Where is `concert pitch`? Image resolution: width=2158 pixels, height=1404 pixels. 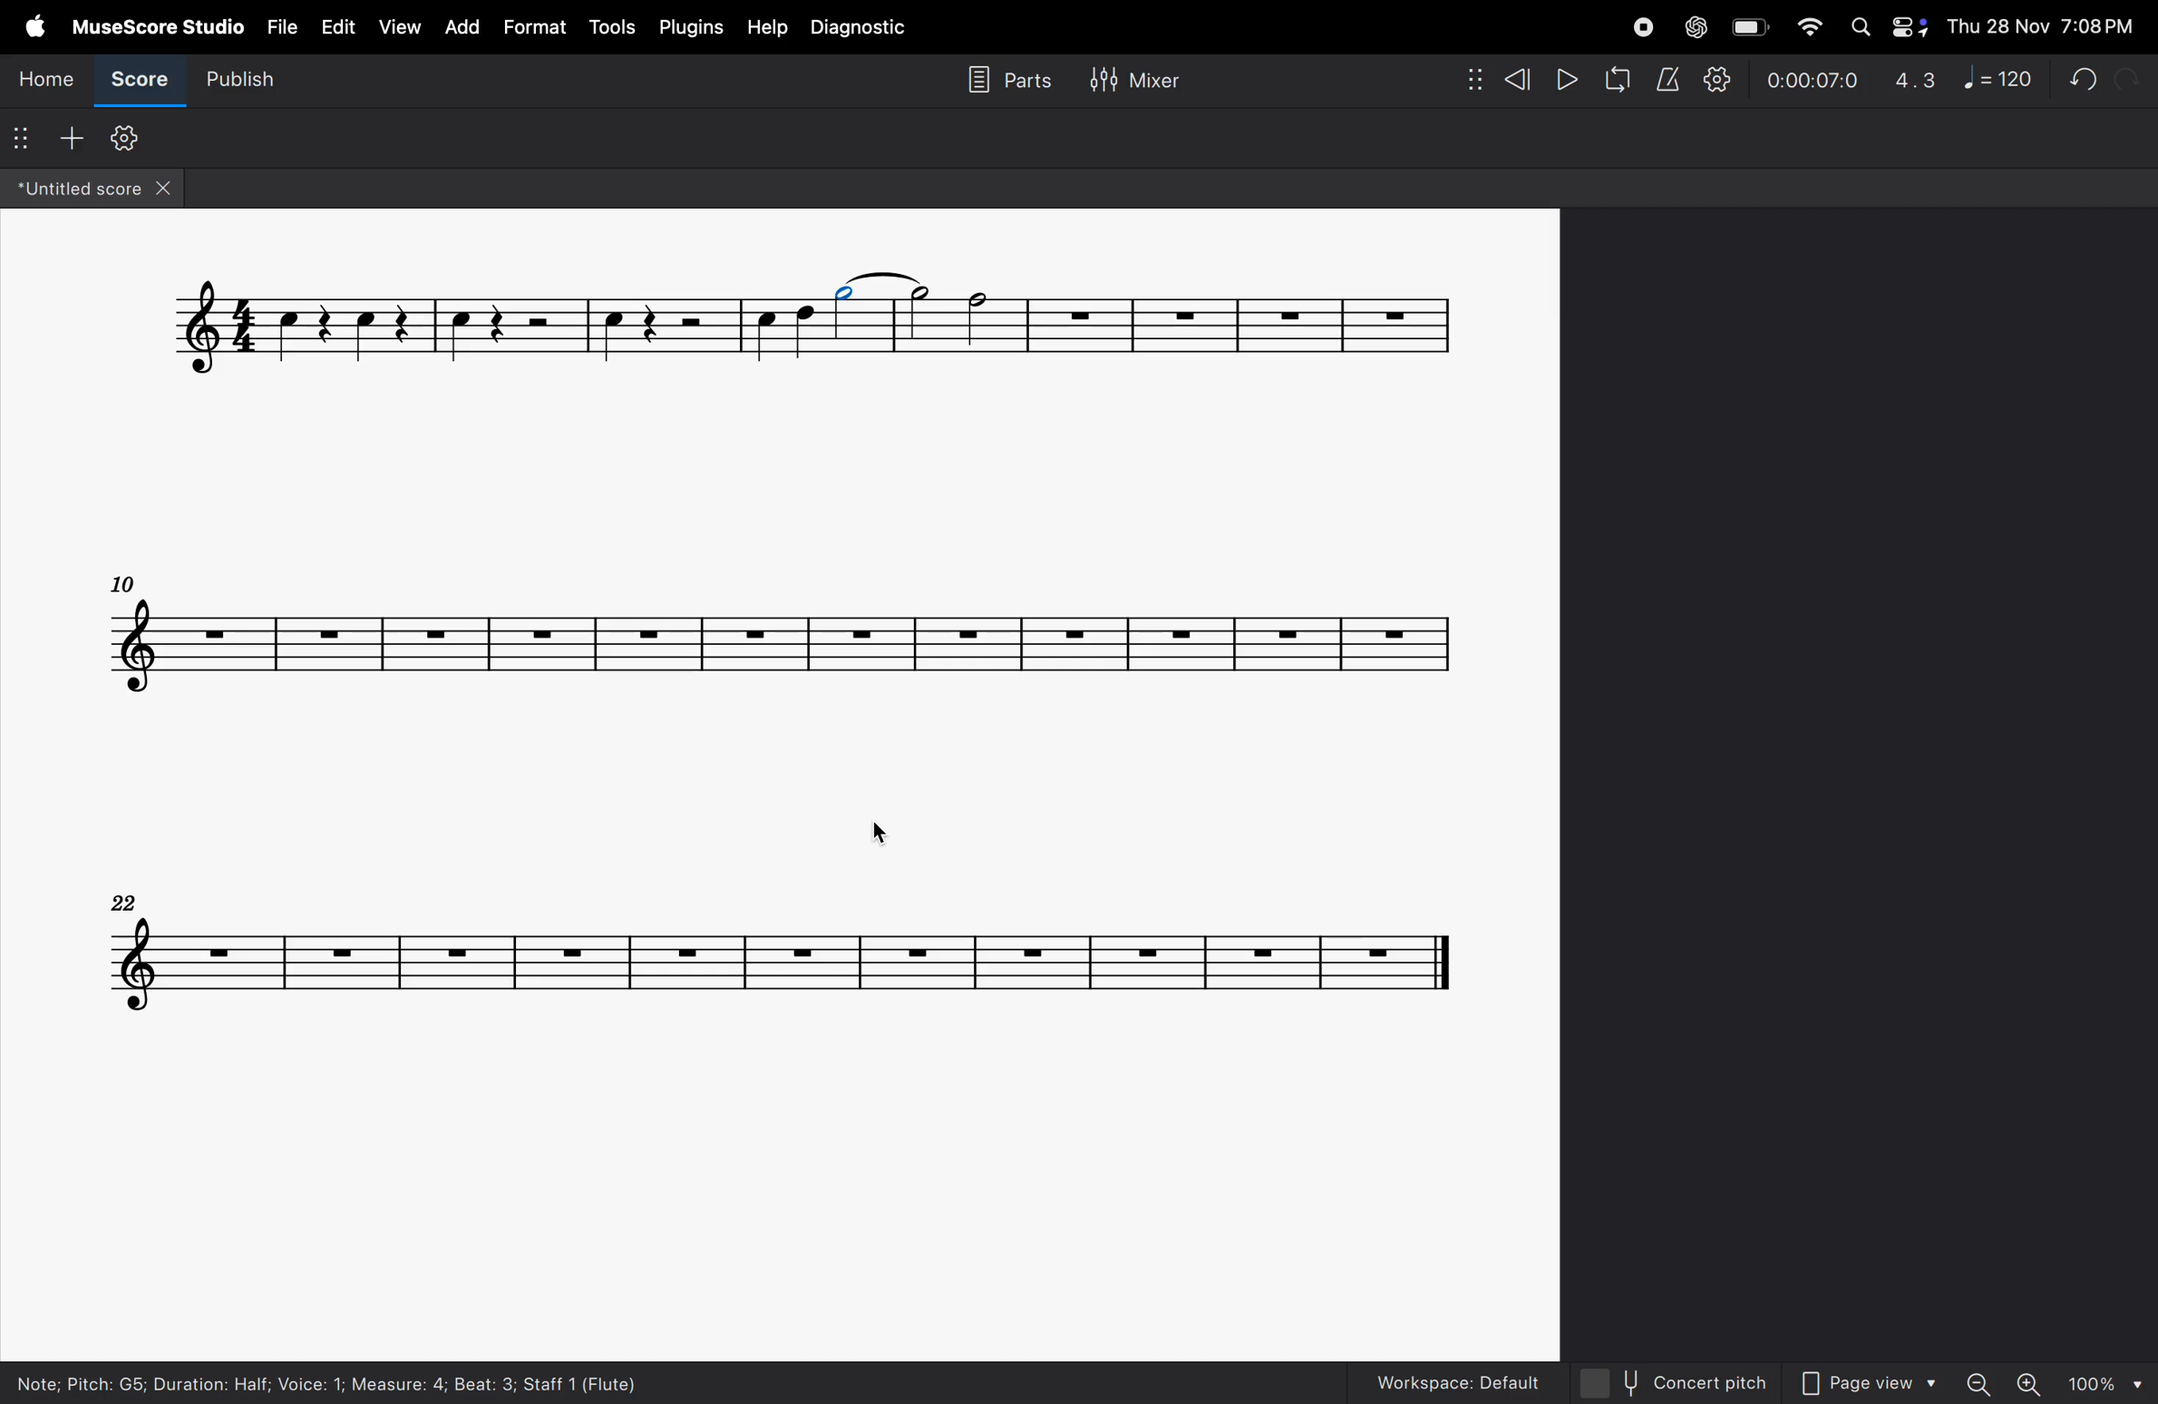 concert pitch is located at coordinates (1667, 1380).